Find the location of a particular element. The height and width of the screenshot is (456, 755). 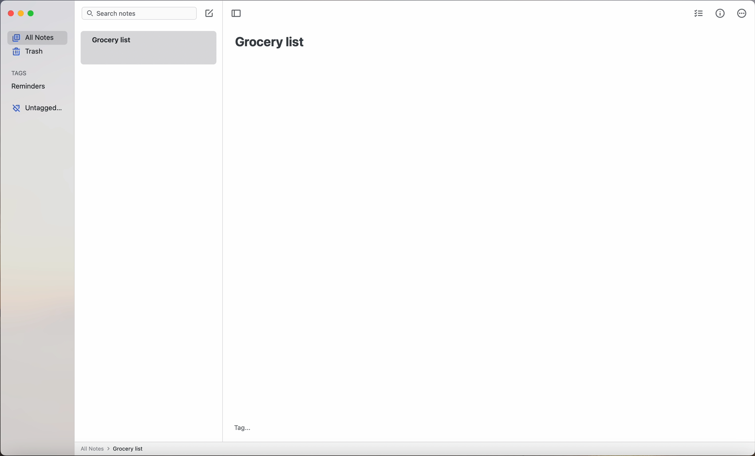

reminders is located at coordinates (28, 87).